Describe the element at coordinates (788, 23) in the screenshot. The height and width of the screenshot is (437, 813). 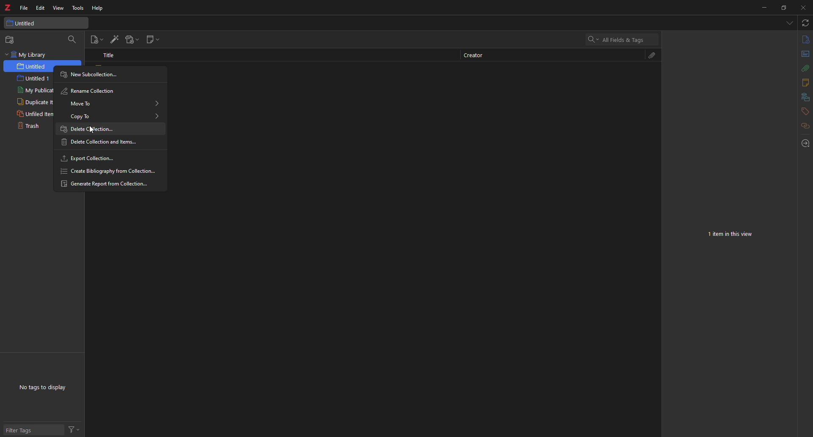
I see `tabs` at that location.